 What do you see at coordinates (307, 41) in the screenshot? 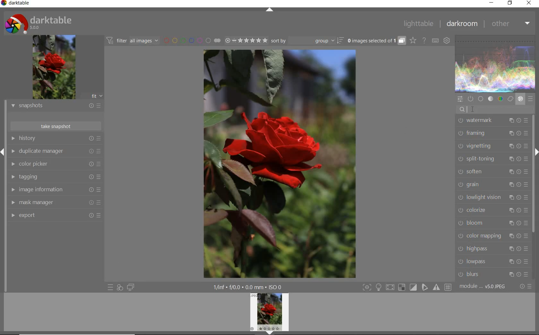
I see `sort` at bounding box center [307, 41].